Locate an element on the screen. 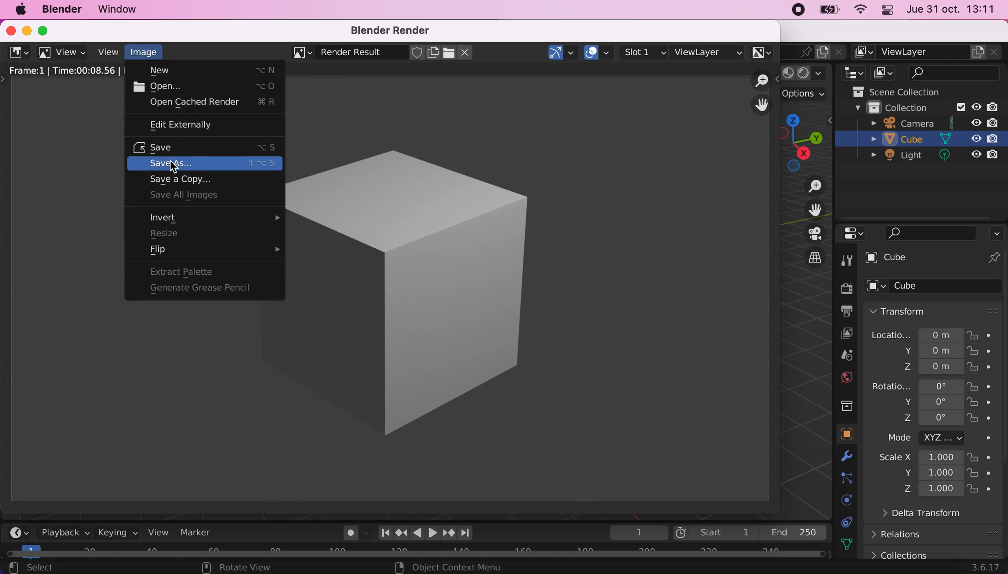  slot 1 is located at coordinates (645, 52).